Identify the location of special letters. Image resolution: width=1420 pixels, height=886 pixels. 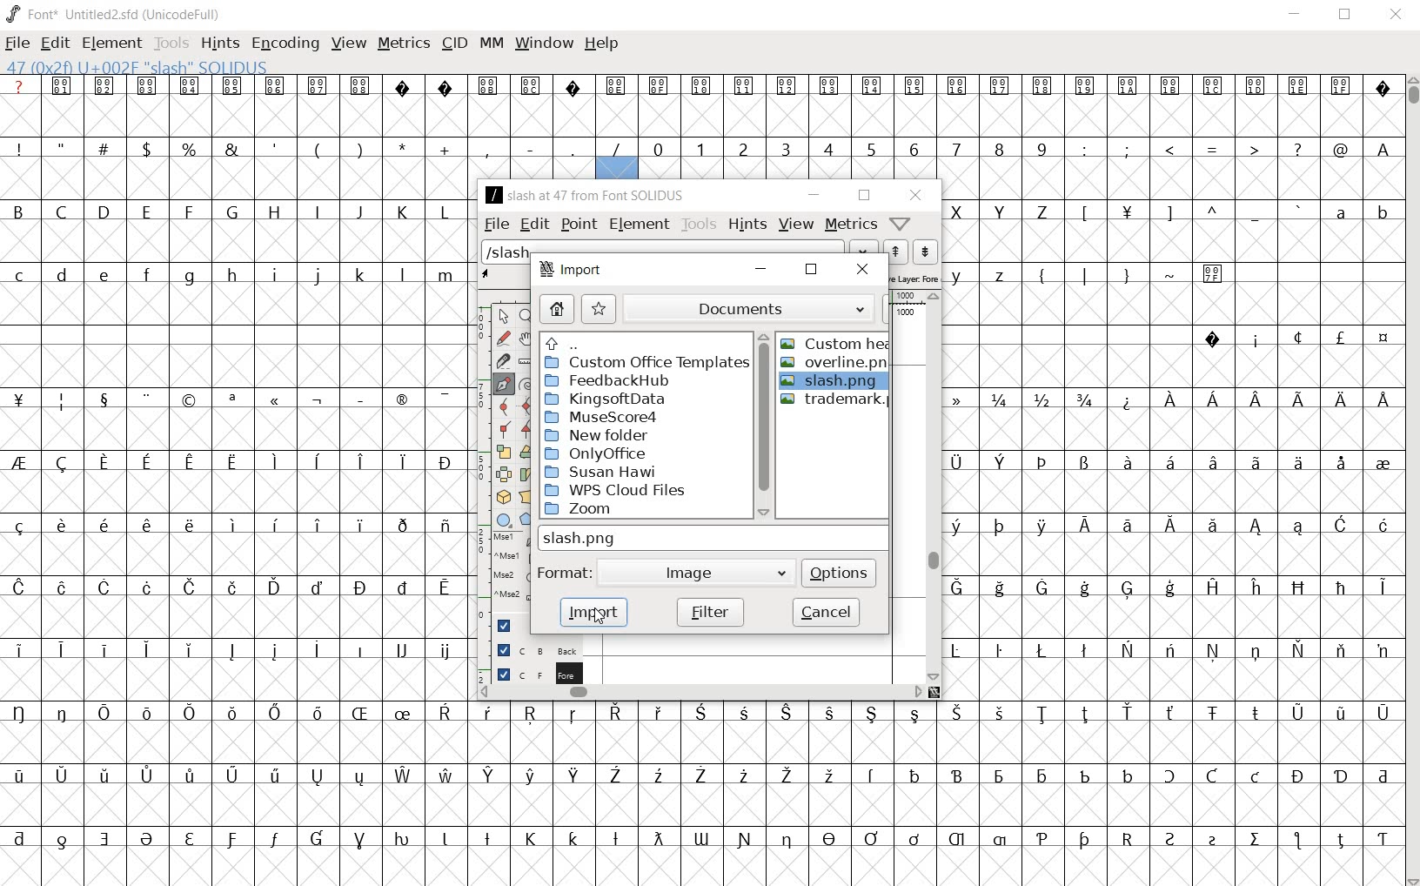
(238, 586).